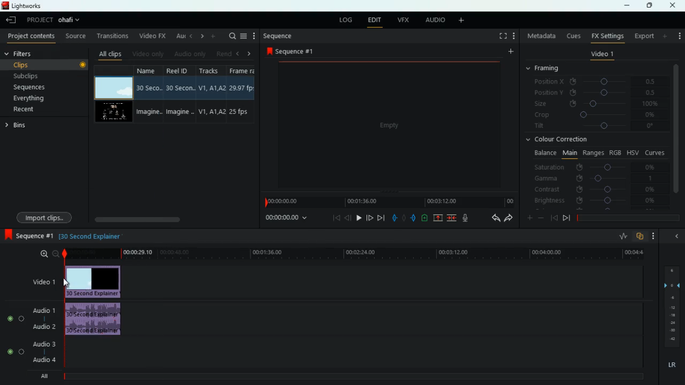  Describe the element at coordinates (115, 88) in the screenshot. I see `video` at that location.